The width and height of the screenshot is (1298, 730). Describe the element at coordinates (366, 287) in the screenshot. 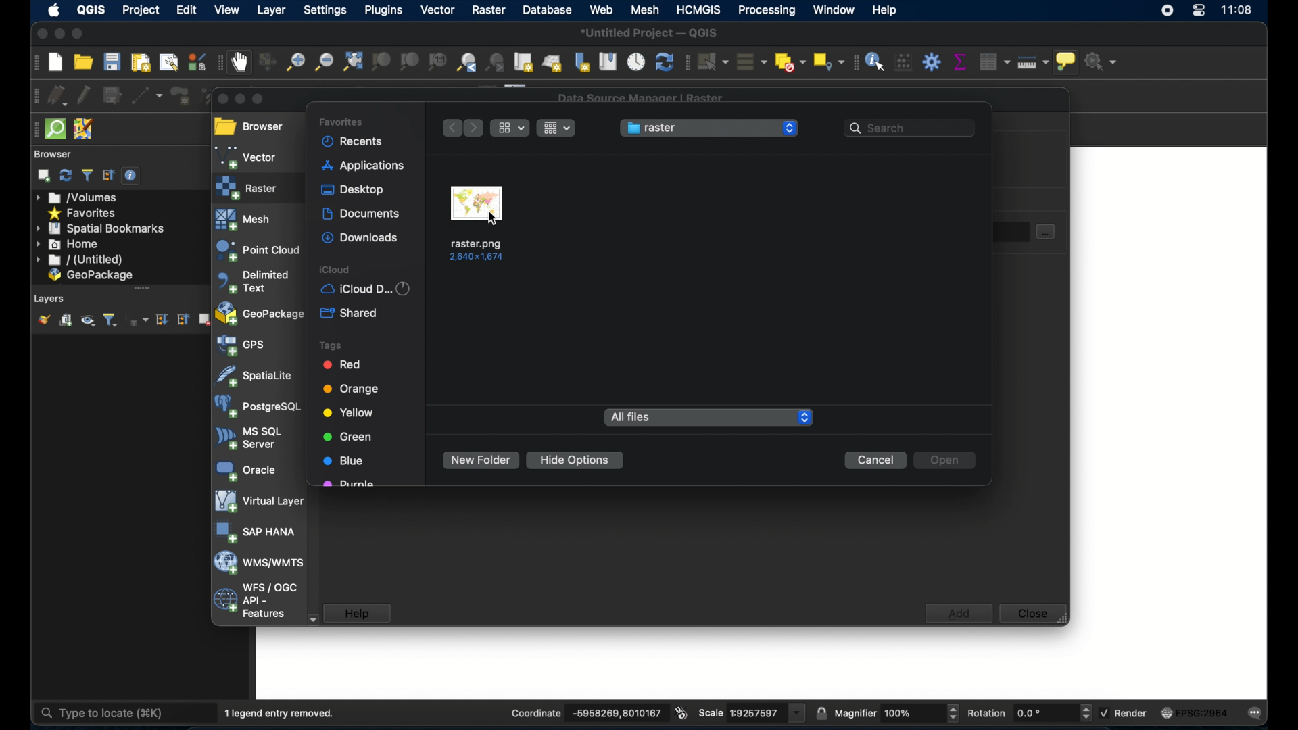

I see `iCloud d...` at that location.